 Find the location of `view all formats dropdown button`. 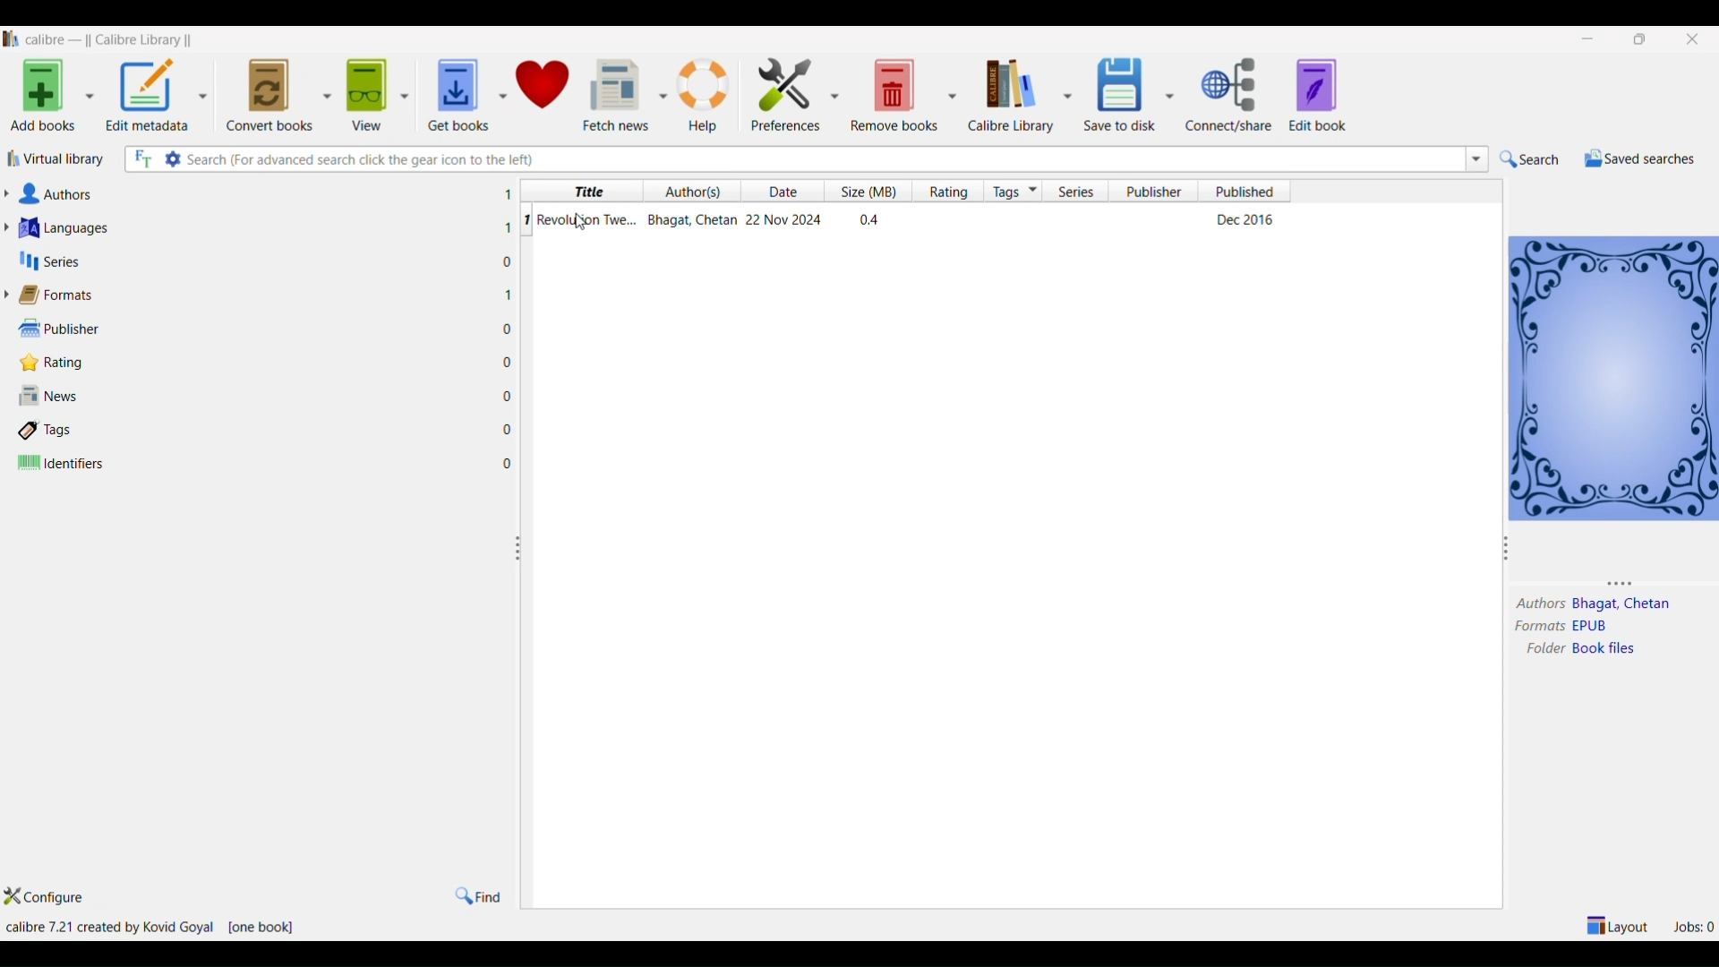

view all formats dropdown button is located at coordinates (11, 295).